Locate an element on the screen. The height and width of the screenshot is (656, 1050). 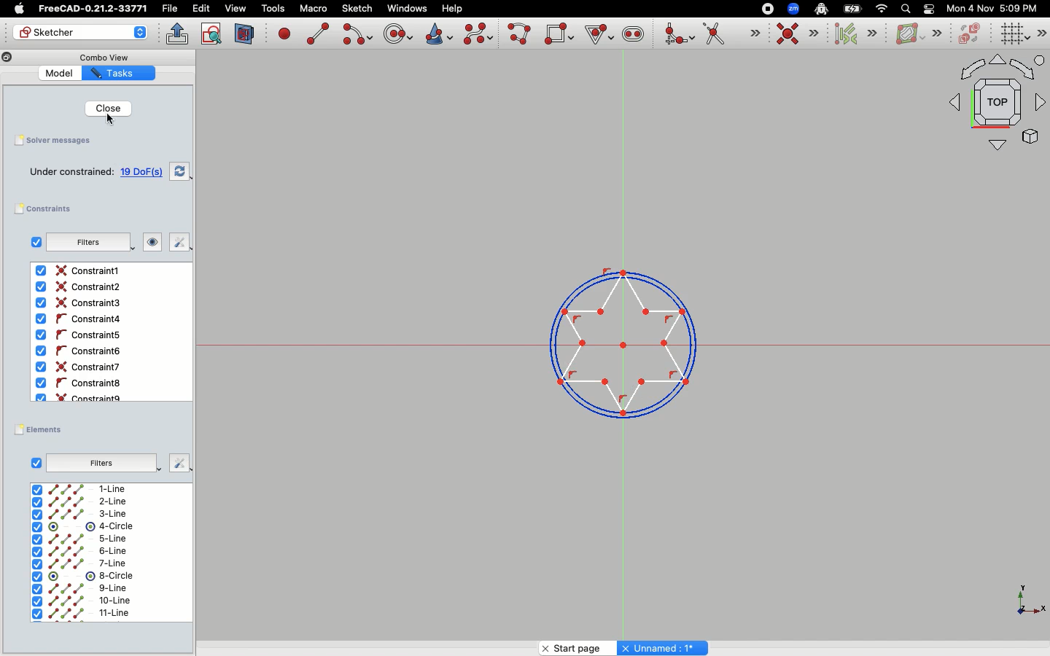
Create poly line is located at coordinates (520, 35).